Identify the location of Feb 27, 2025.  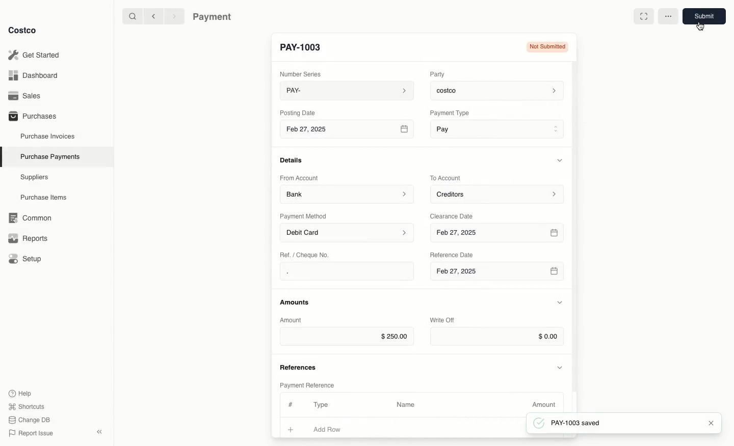
(496, 274).